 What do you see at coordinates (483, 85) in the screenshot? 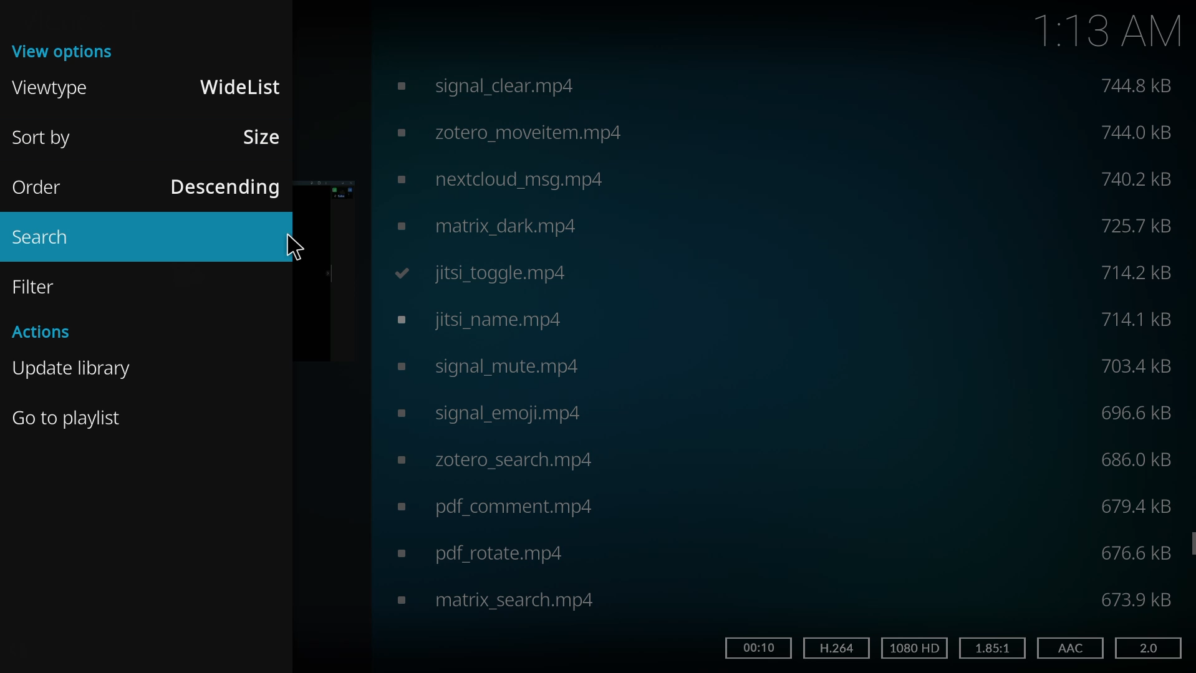
I see `video` at bounding box center [483, 85].